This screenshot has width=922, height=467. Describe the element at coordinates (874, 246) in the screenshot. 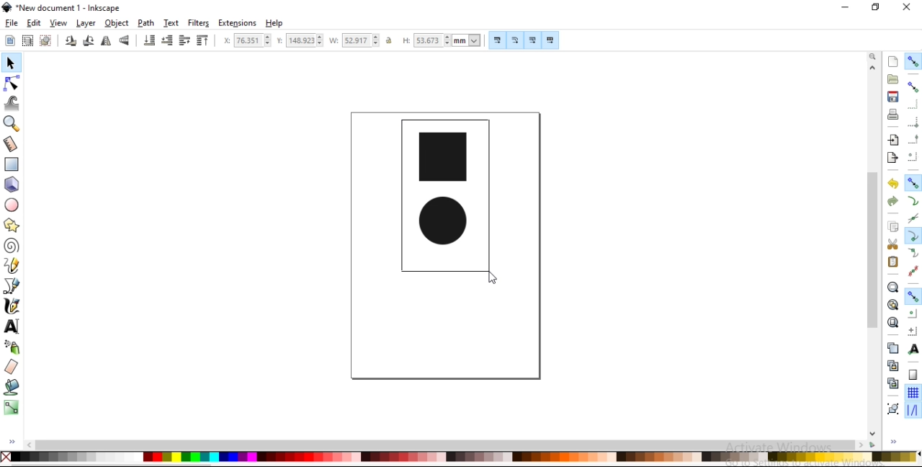

I see `scrollbar` at that location.